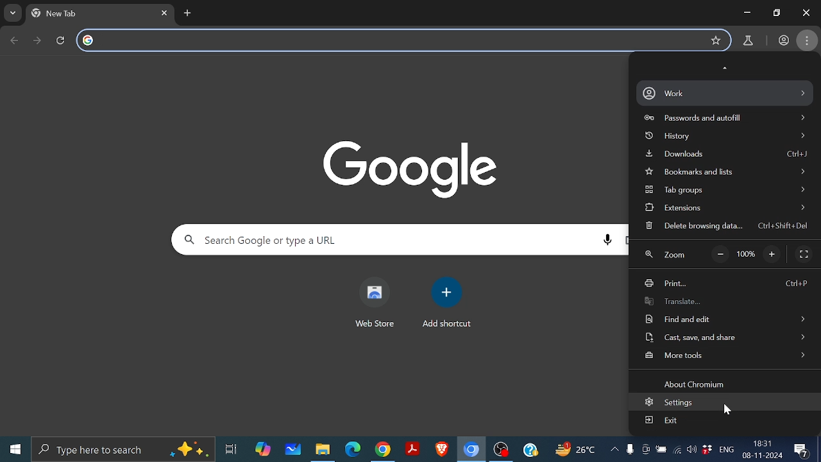  I want to click on Current tab, so click(91, 13).